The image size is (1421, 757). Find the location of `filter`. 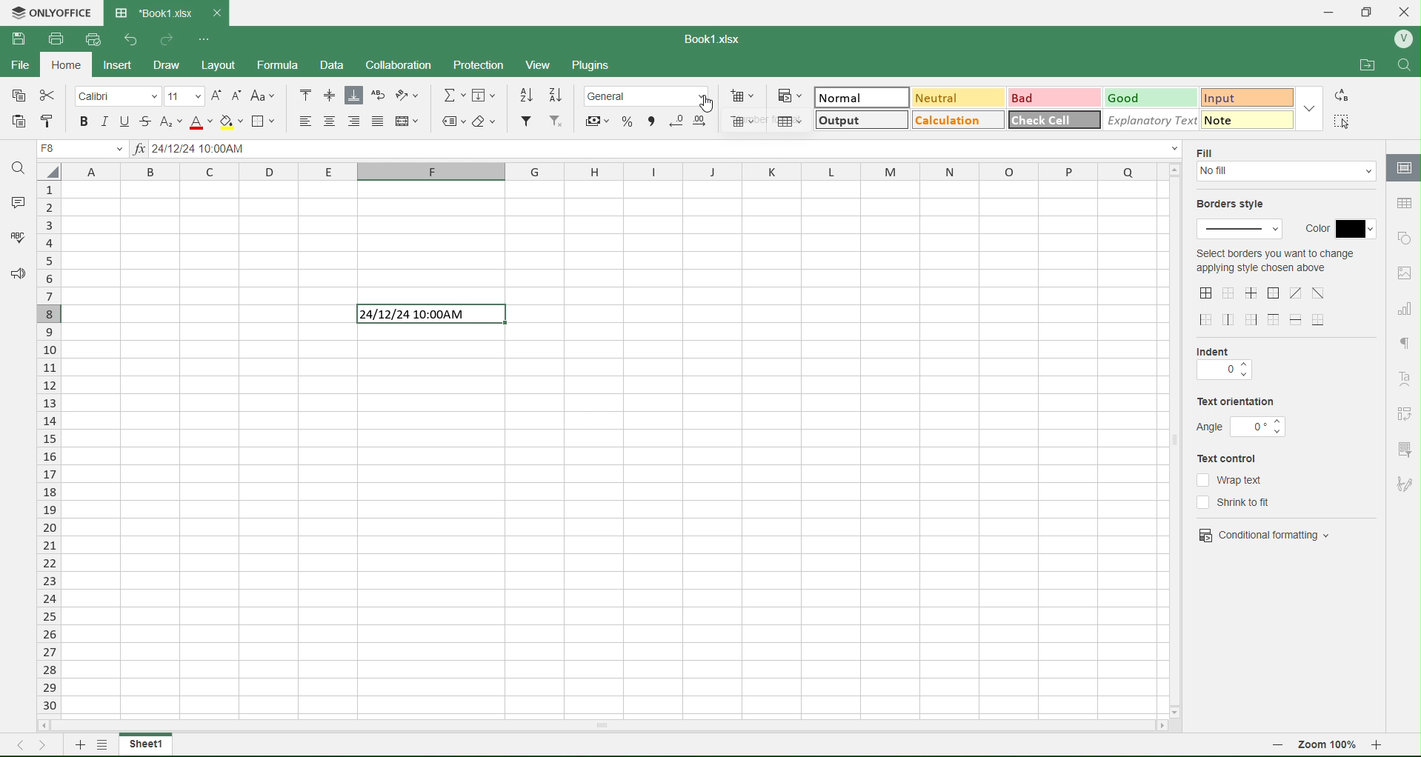

filter is located at coordinates (1403, 448).